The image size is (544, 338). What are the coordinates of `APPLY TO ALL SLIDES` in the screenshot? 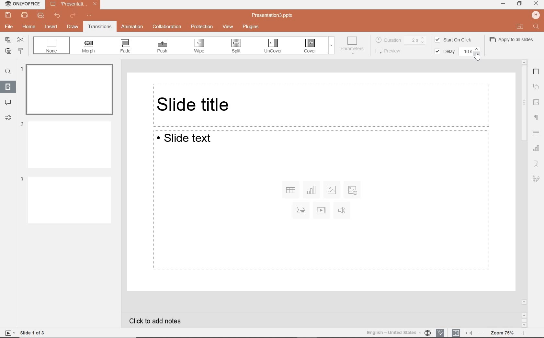 It's located at (512, 39).